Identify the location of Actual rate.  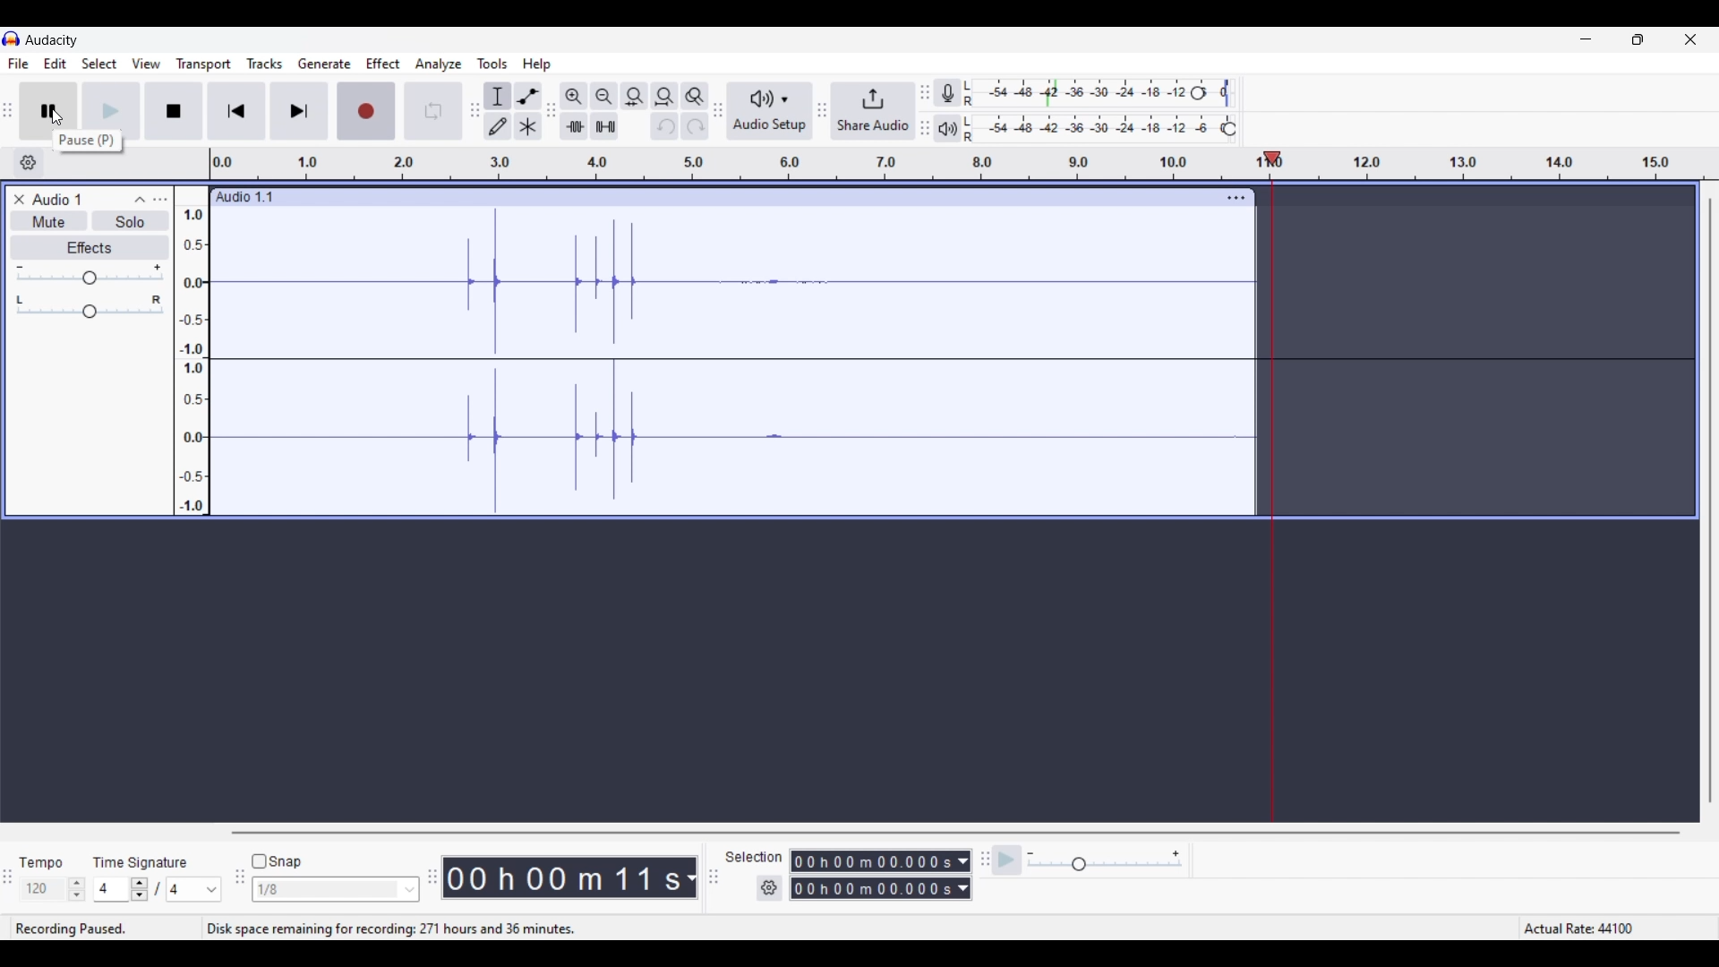
(1612, 928).